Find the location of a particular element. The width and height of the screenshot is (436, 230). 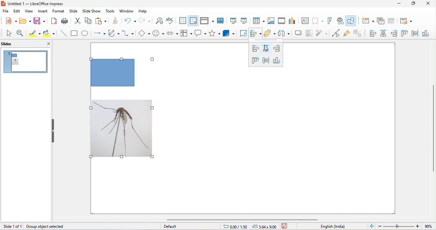

default is located at coordinates (182, 226).